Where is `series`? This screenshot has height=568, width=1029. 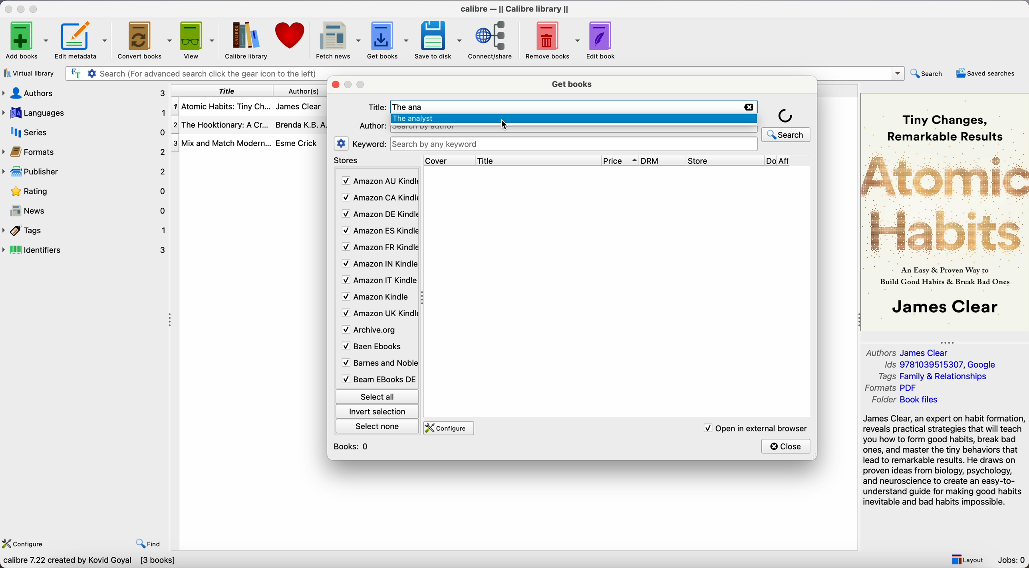 series is located at coordinates (84, 133).